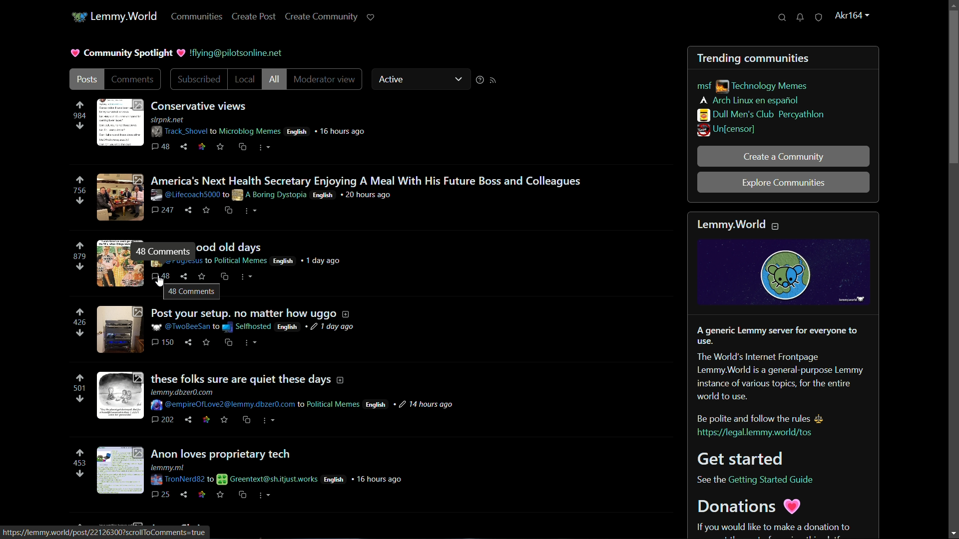  What do you see at coordinates (80, 462) in the screenshot?
I see `number of votes` at bounding box center [80, 462].